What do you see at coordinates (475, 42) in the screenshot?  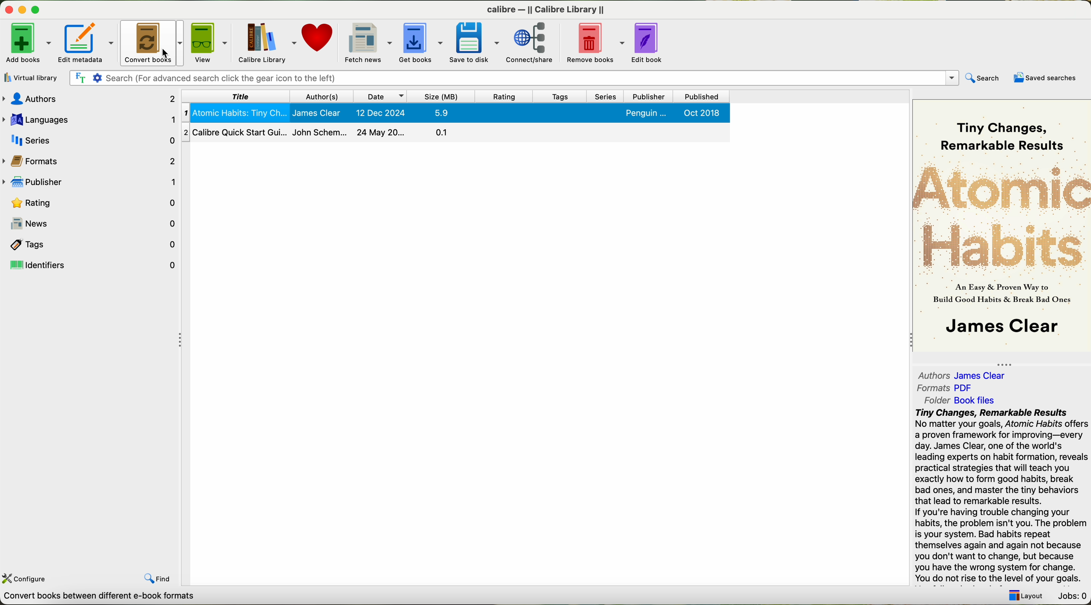 I see `save to disk` at bounding box center [475, 42].